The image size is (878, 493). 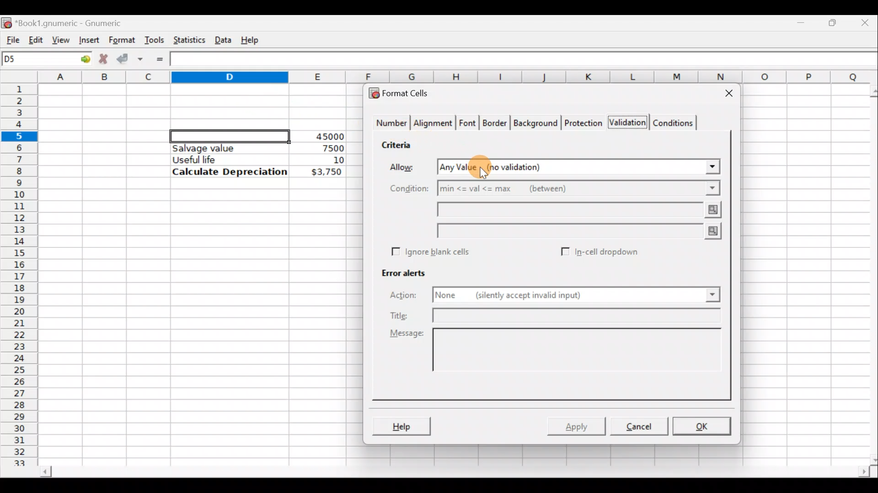 I want to click on Number, so click(x=389, y=124).